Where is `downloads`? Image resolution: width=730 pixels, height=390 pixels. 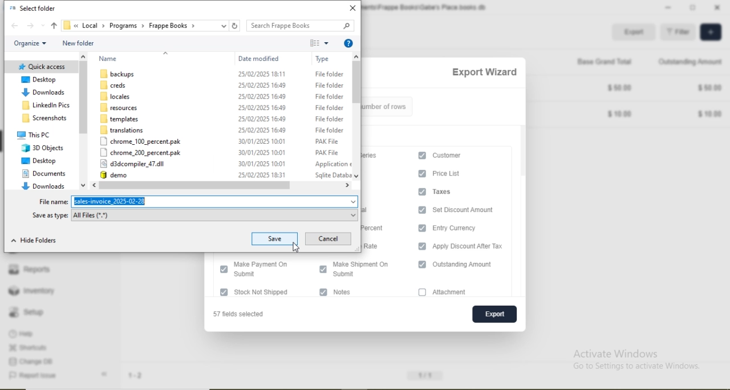 downloads is located at coordinates (42, 186).